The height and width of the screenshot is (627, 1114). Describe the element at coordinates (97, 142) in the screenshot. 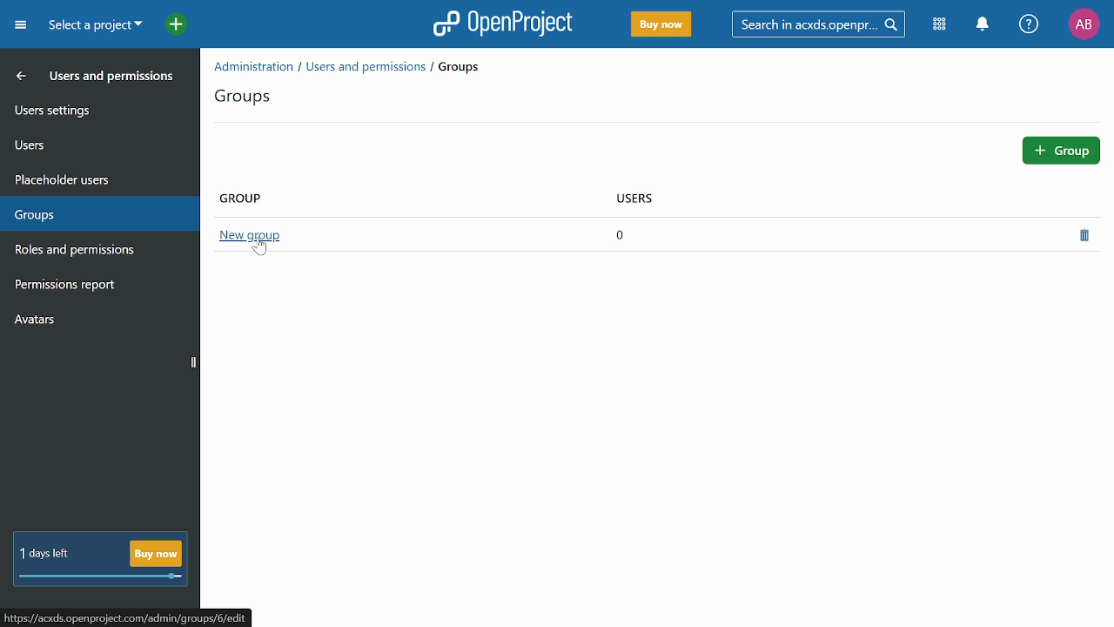

I see `Users` at that location.